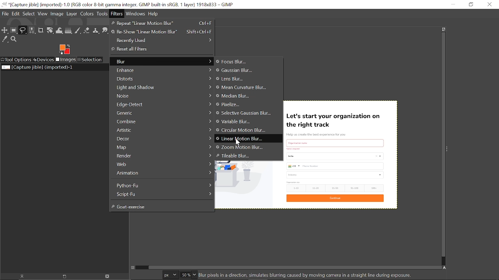  Describe the element at coordinates (29, 14) in the screenshot. I see `Select` at that location.